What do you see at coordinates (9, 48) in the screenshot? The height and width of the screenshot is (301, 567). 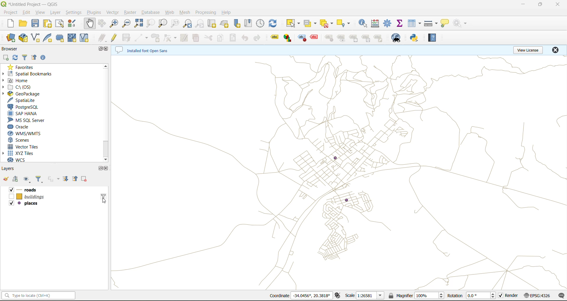 I see `browser` at bounding box center [9, 48].